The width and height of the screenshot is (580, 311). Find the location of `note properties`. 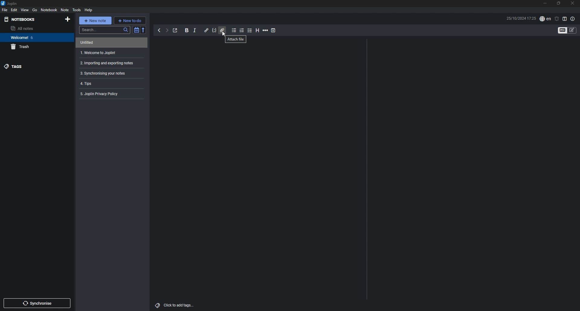

note properties is located at coordinates (572, 19).